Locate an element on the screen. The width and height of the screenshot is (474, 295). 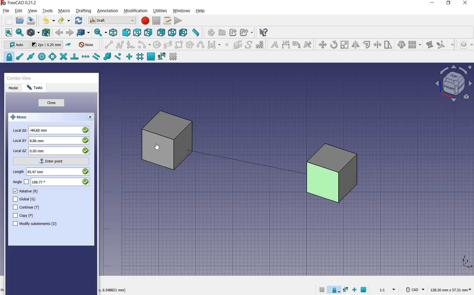
macros is located at coordinates (167, 21).